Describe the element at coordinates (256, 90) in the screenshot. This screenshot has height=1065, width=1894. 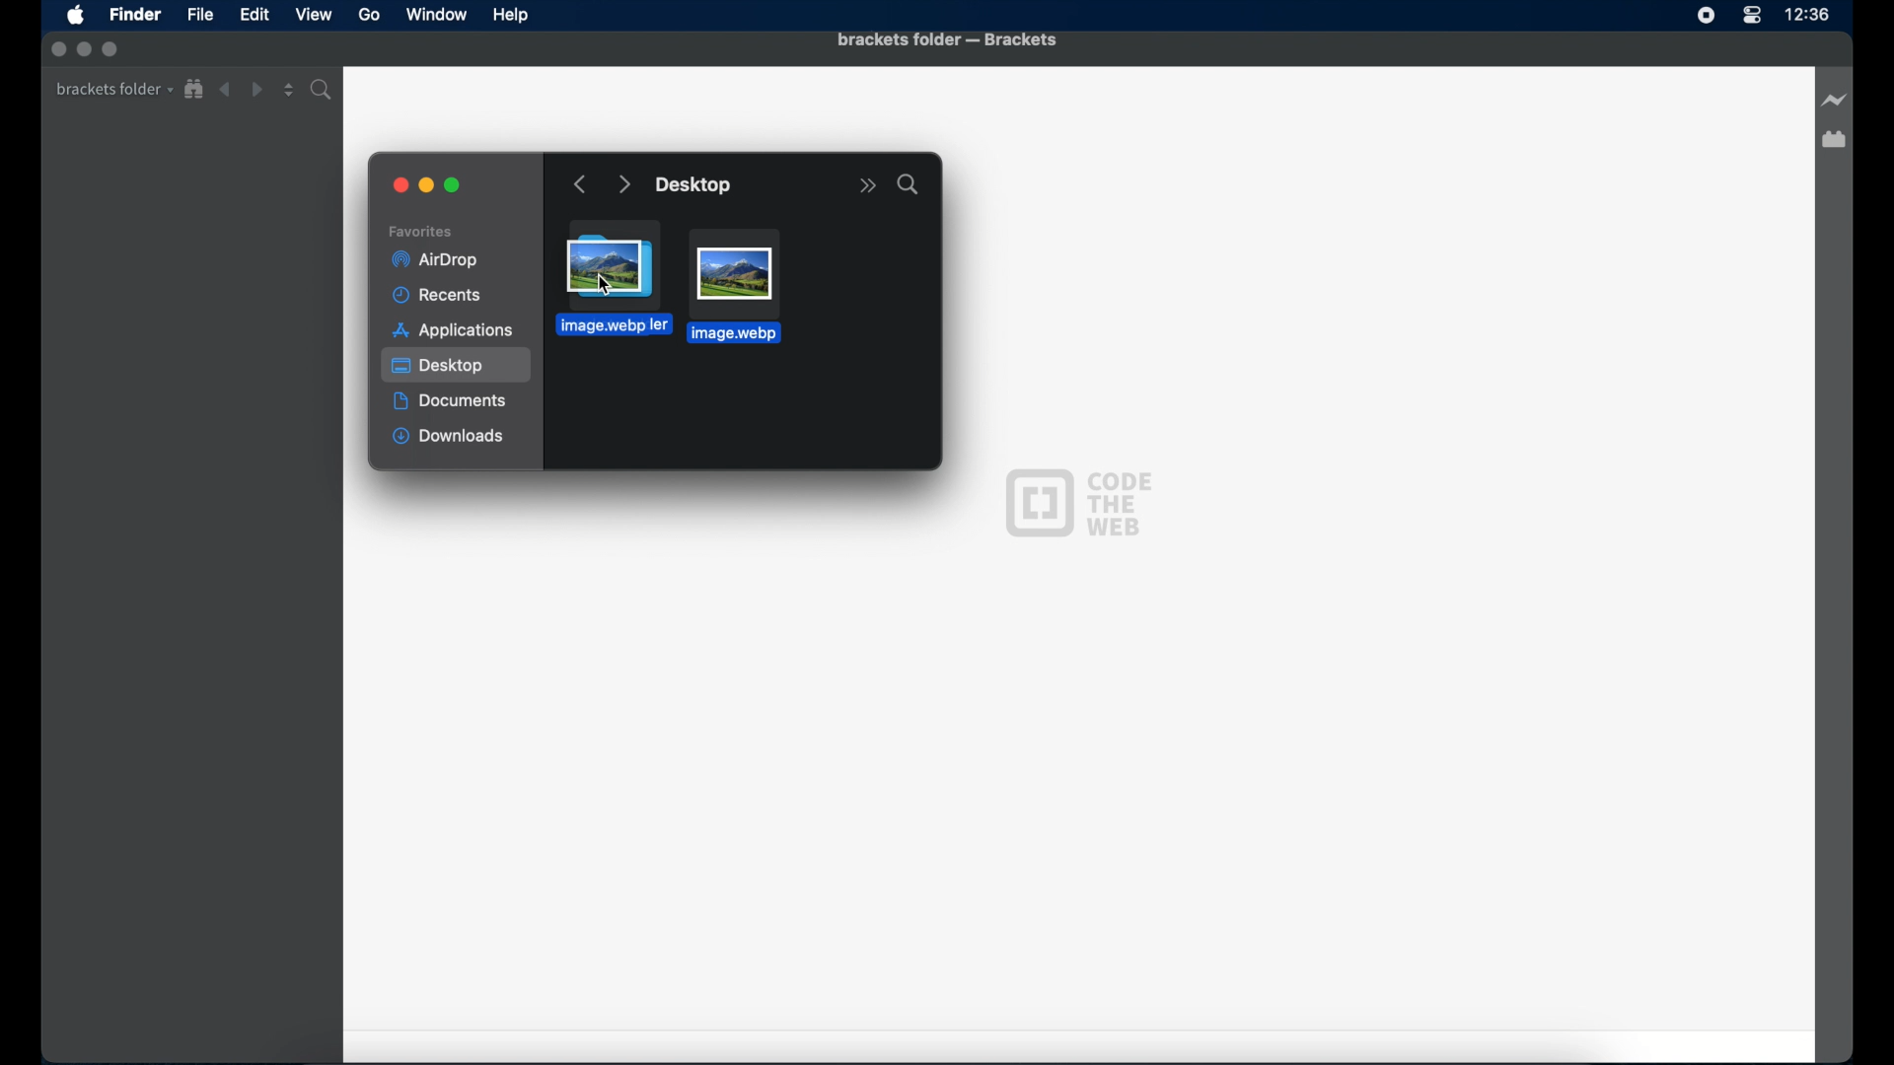
I see `forward` at that location.